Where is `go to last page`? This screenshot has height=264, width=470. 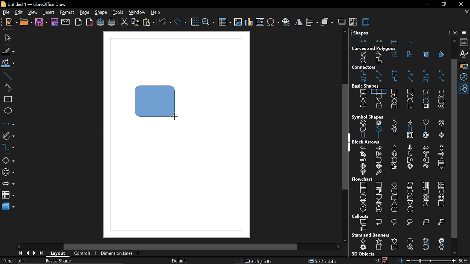
go to last page is located at coordinates (42, 254).